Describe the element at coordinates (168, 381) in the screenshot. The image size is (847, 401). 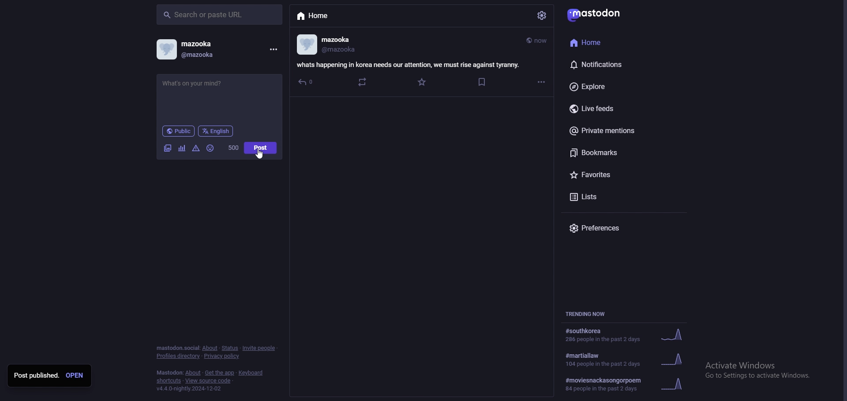
I see `shortcuts` at that location.